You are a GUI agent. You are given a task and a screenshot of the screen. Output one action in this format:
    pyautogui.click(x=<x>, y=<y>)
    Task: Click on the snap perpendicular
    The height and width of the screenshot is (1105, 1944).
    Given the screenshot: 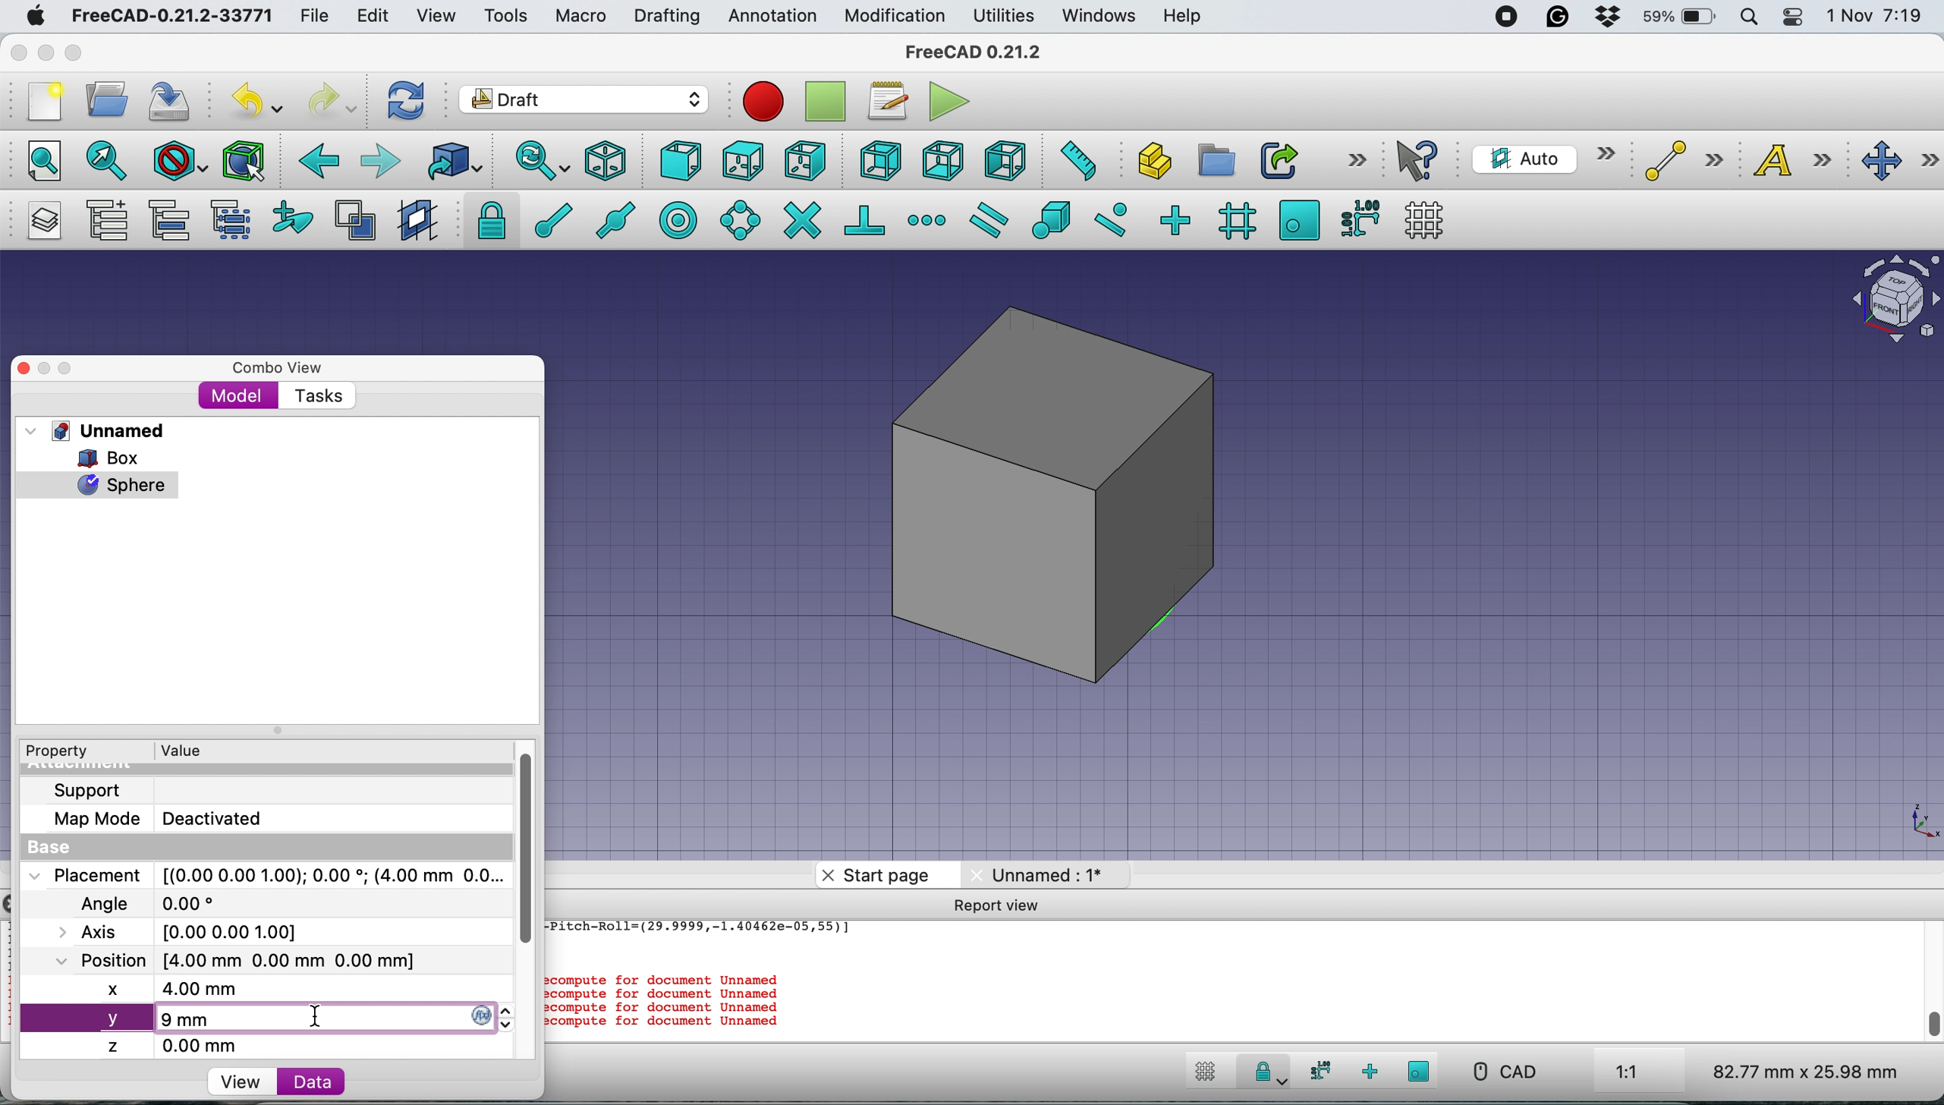 What is the action you would take?
    pyautogui.click(x=867, y=219)
    